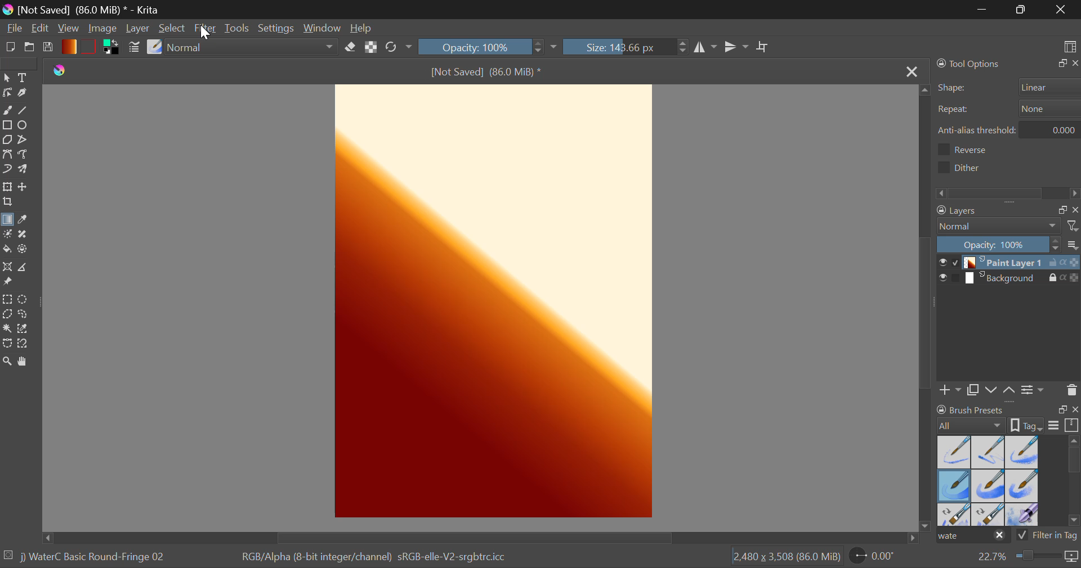 Image resolution: width=1081 pixels, height=568 pixels. Describe the element at coordinates (910, 71) in the screenshot. I see `Close Tab` at that location.